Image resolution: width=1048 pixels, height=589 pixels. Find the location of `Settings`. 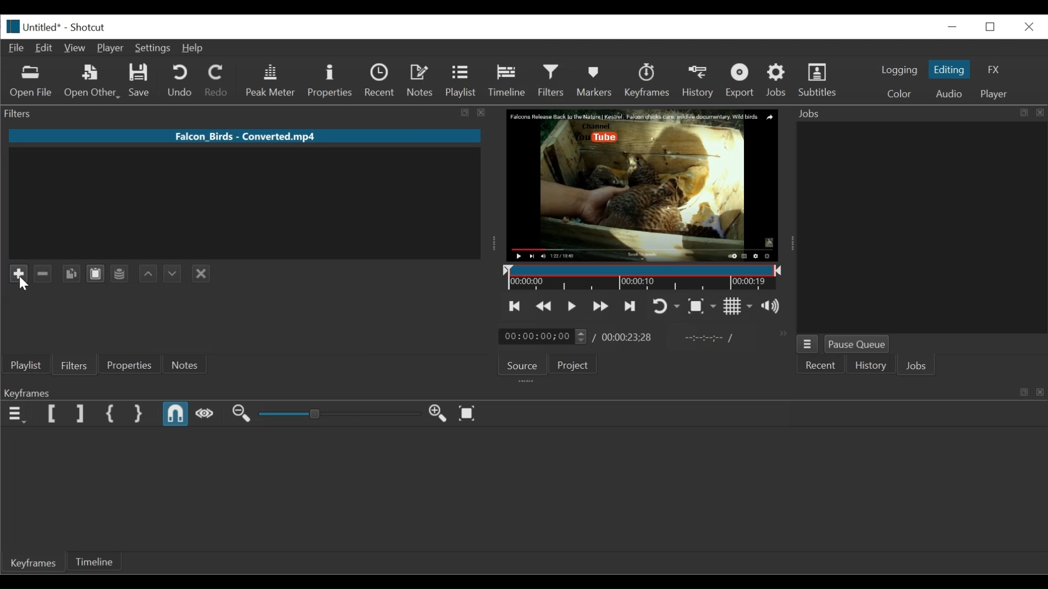

Settings is located at coordinates (154, 48).